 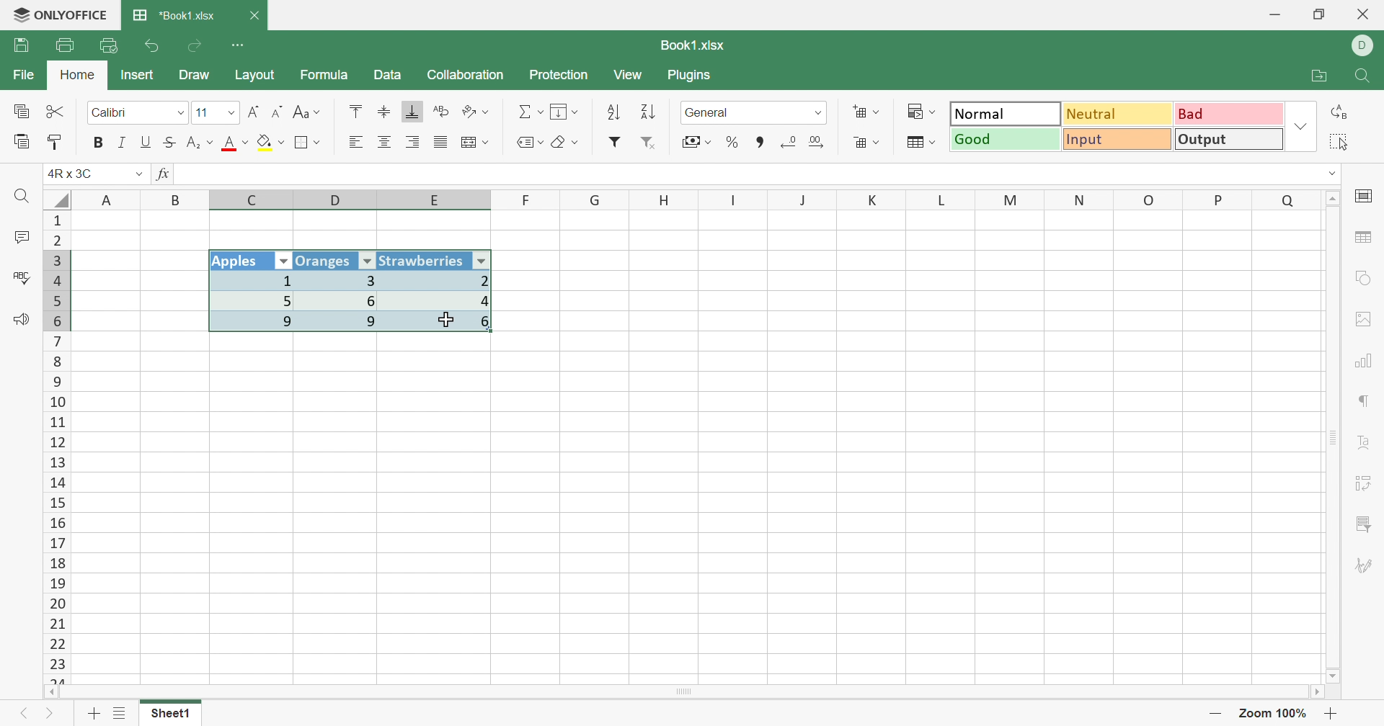 I want to click on Copy, so click(x=20, y=112).